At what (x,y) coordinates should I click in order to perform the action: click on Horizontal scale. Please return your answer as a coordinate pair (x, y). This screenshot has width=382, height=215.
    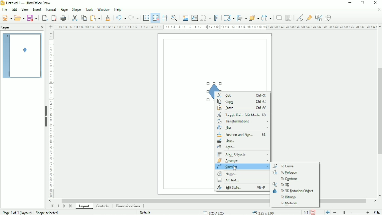
    Looking at the image, I should click on (214, 27).